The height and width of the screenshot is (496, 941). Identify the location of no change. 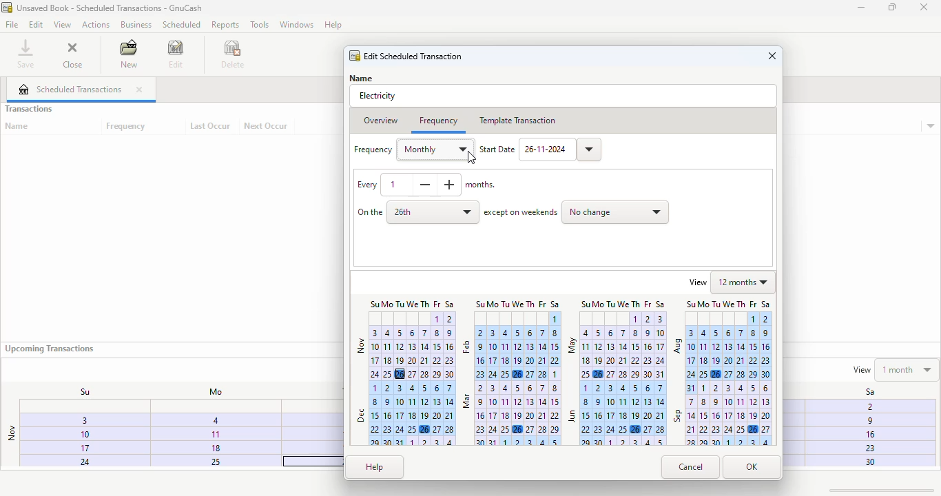
(616, 213).